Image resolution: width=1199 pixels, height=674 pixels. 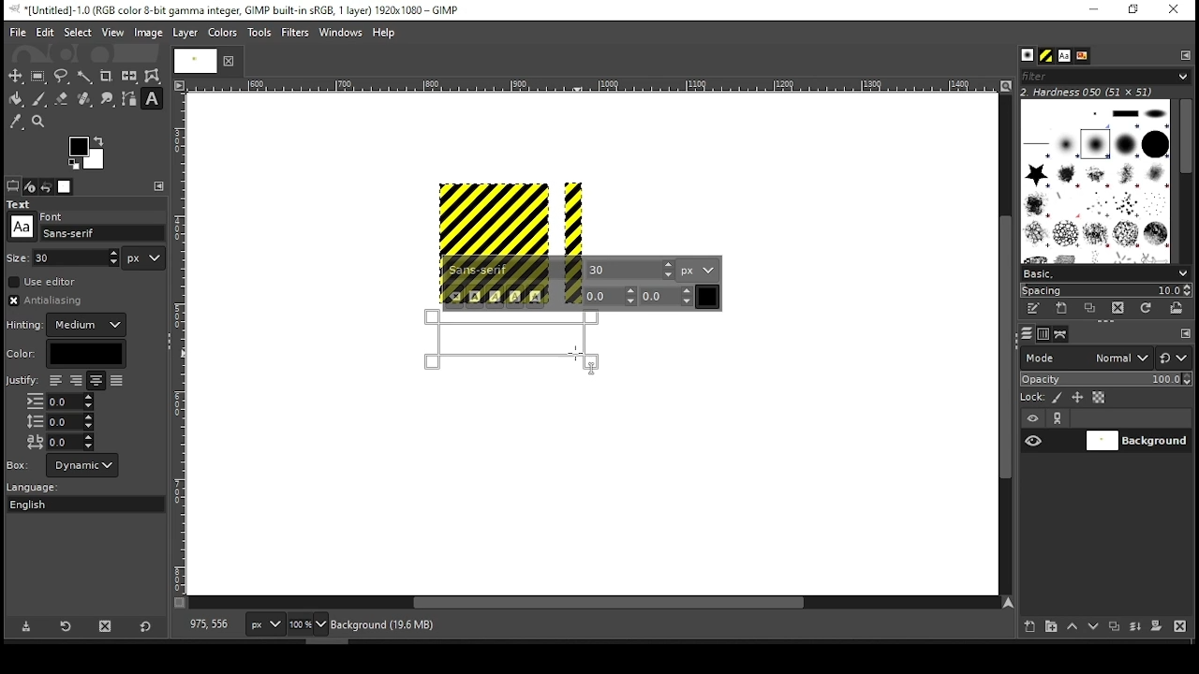 What do you see at coordinates (15, 124) in the screenshot?
I see `color picker tool` at bounding box center [15, 124].